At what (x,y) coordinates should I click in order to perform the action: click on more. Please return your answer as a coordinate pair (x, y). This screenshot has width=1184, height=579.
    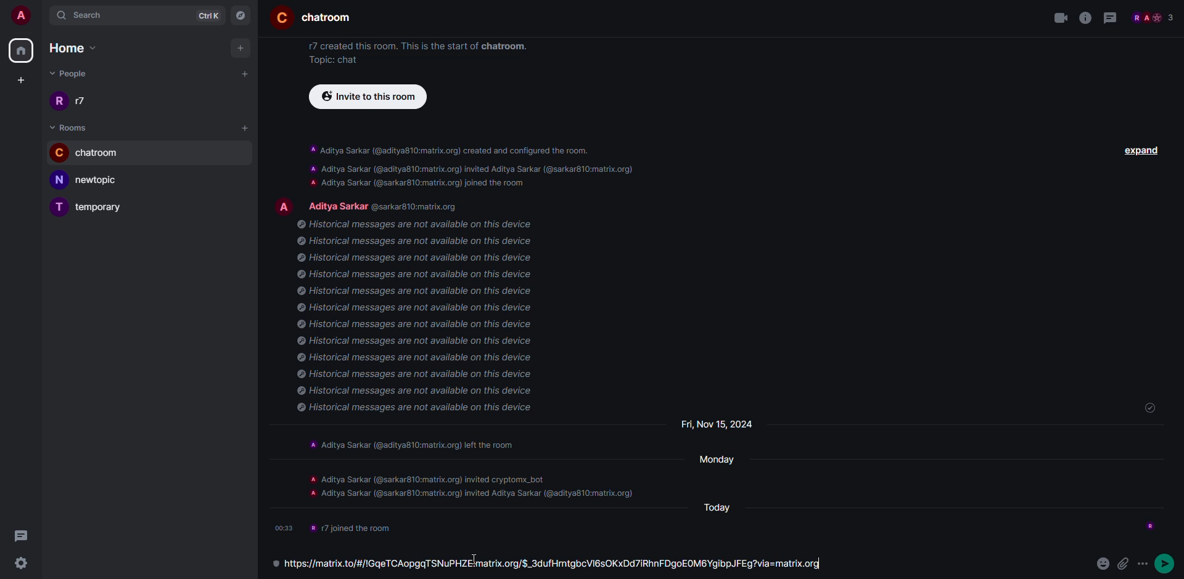
    Looking at the image, I should click on (1145, 563).